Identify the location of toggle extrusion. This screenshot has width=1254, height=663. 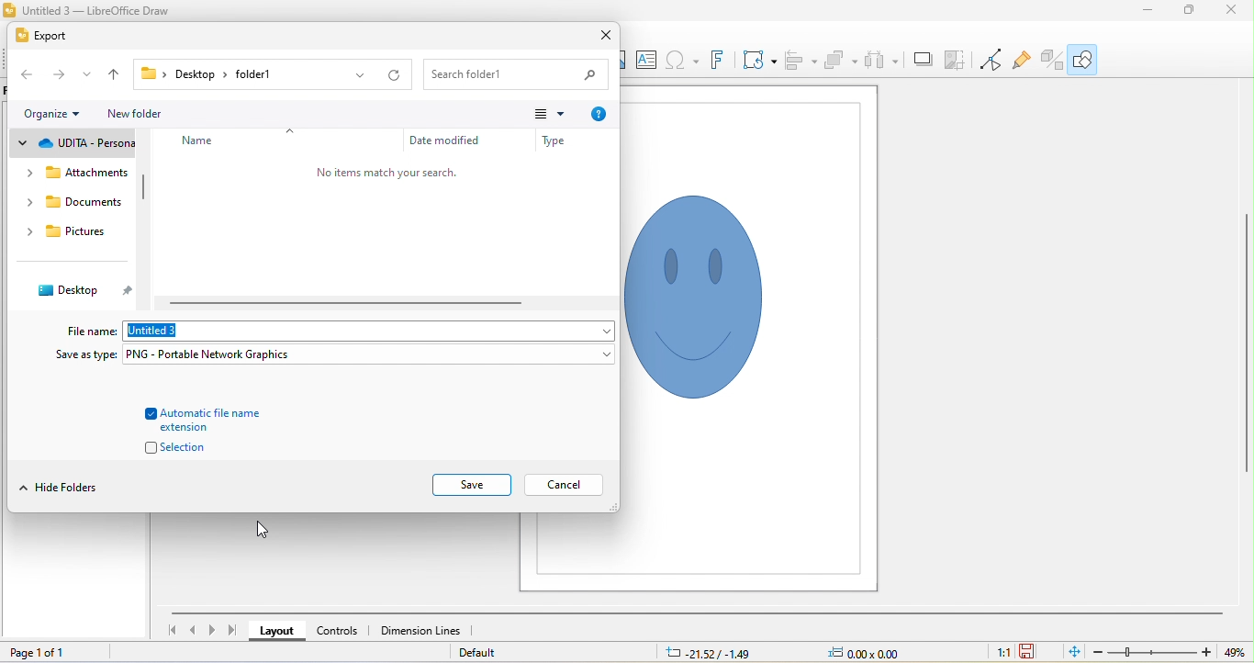
(1050, 62).